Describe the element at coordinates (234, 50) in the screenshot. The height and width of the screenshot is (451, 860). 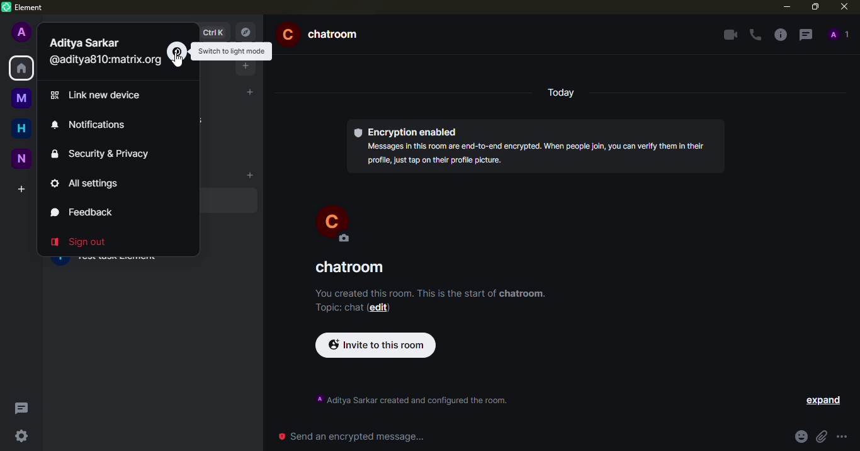
I see `switch to light mode` at that location.